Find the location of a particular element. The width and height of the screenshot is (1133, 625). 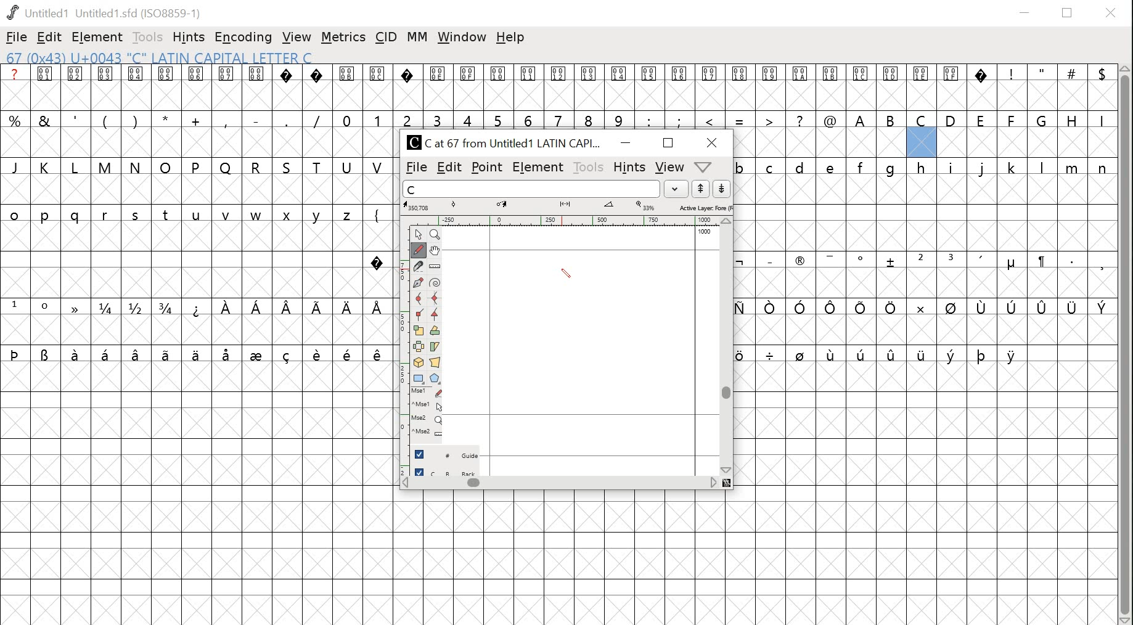

curve is located at coordinates (421, 299).